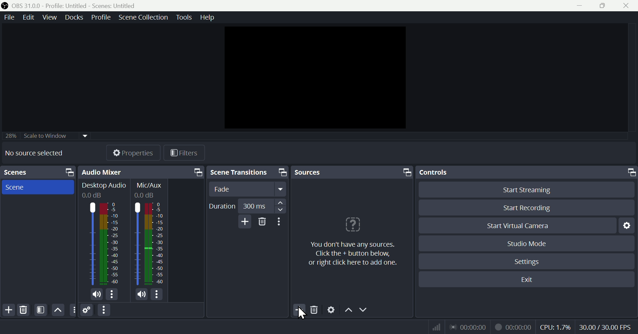 The height and width of the screenshot is (334, 638). What do you see at coordinates (244, 221) in the screenshot?
I see `Add` at bounding box center [244, 221].